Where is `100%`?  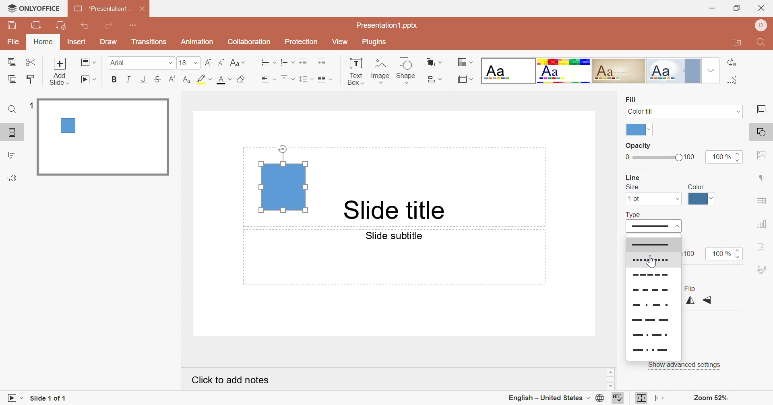
100% is located at coordinates (719, 253).